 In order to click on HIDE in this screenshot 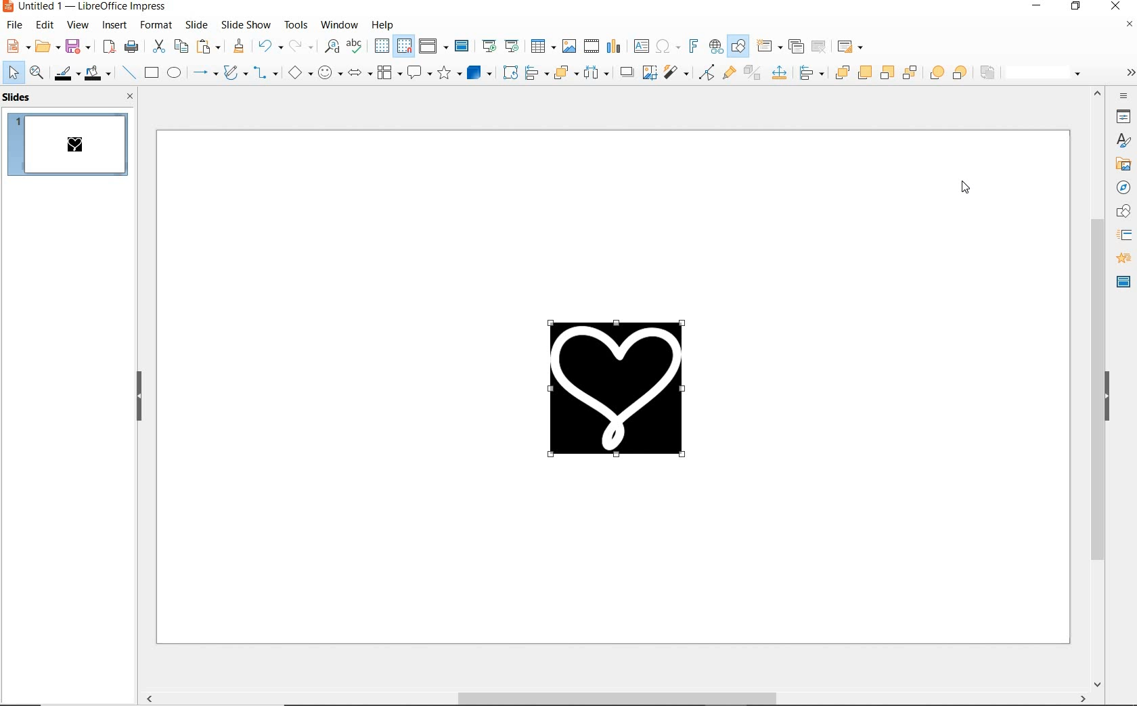, I will do `click(1108, 398)`.